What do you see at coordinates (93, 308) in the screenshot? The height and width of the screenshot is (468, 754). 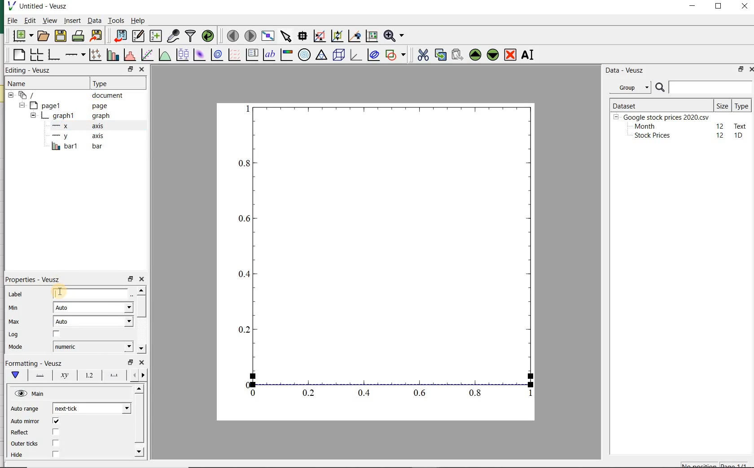 I see `Auto` at bounding box center [93, 308].